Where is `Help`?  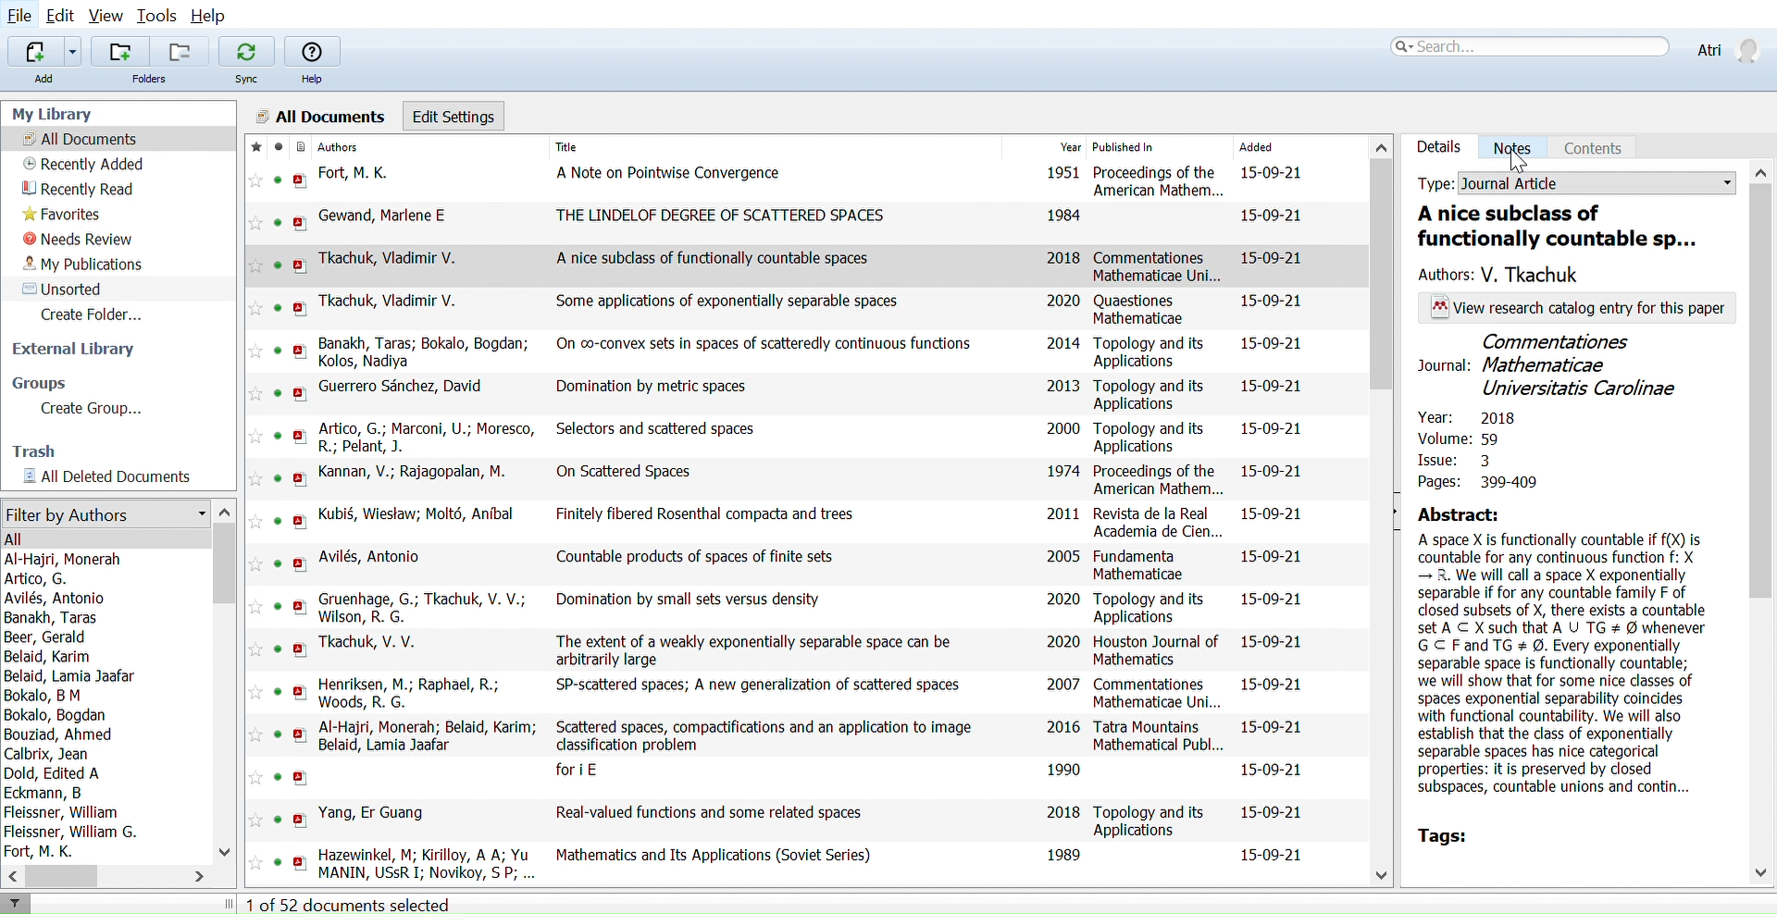 Help is located at coordinates (212, 17).